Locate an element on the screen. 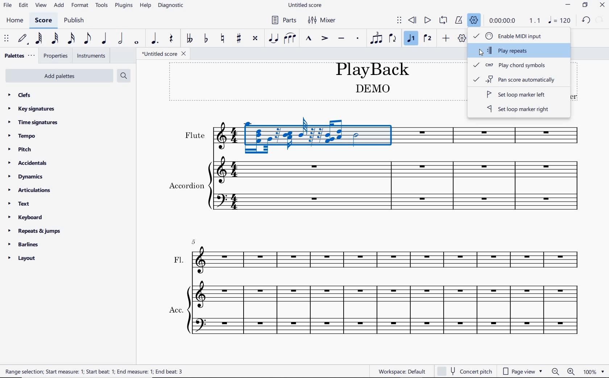 The height and width of the screenshot is (378, 609). metronome is located at coordinates (460, 21).